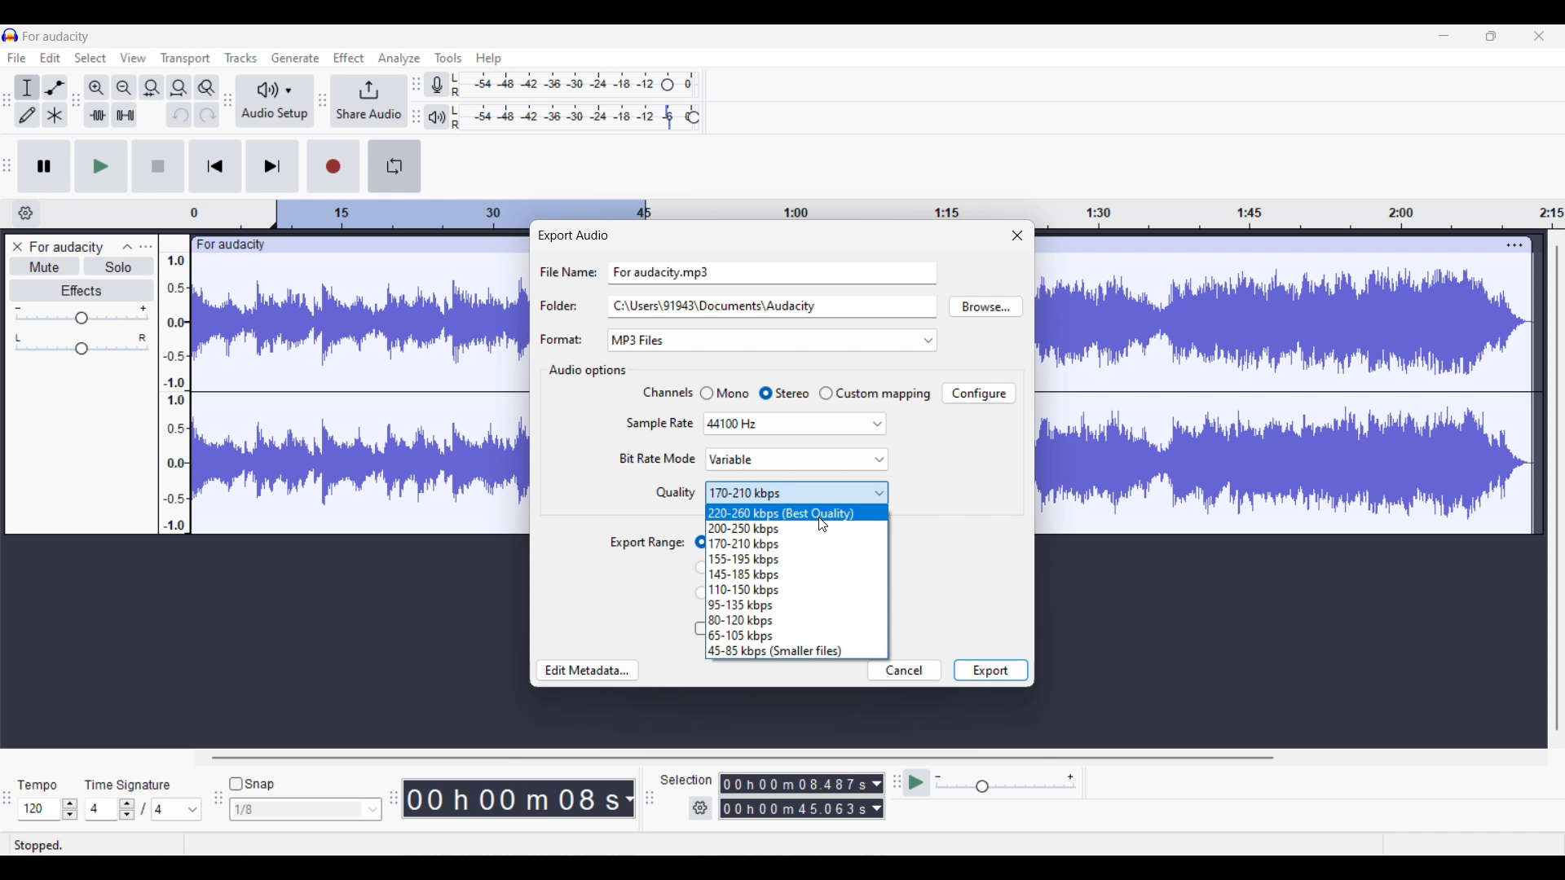  What do you see at coordinates (1270, 385) in the screenshot?
I see `Current track` at bounding box center [1270, 385].